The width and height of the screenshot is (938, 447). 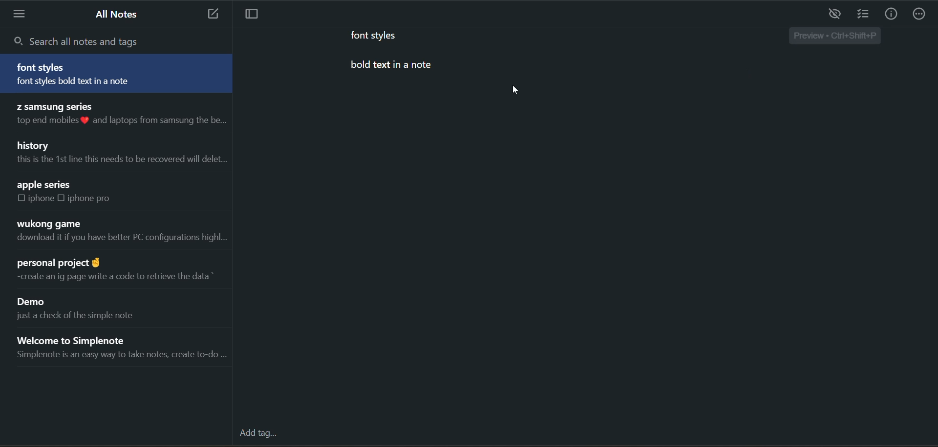 What do you see at coordinates (35, 303) in the screenshot?
I see `Demo` at bounding box center [35, 303].